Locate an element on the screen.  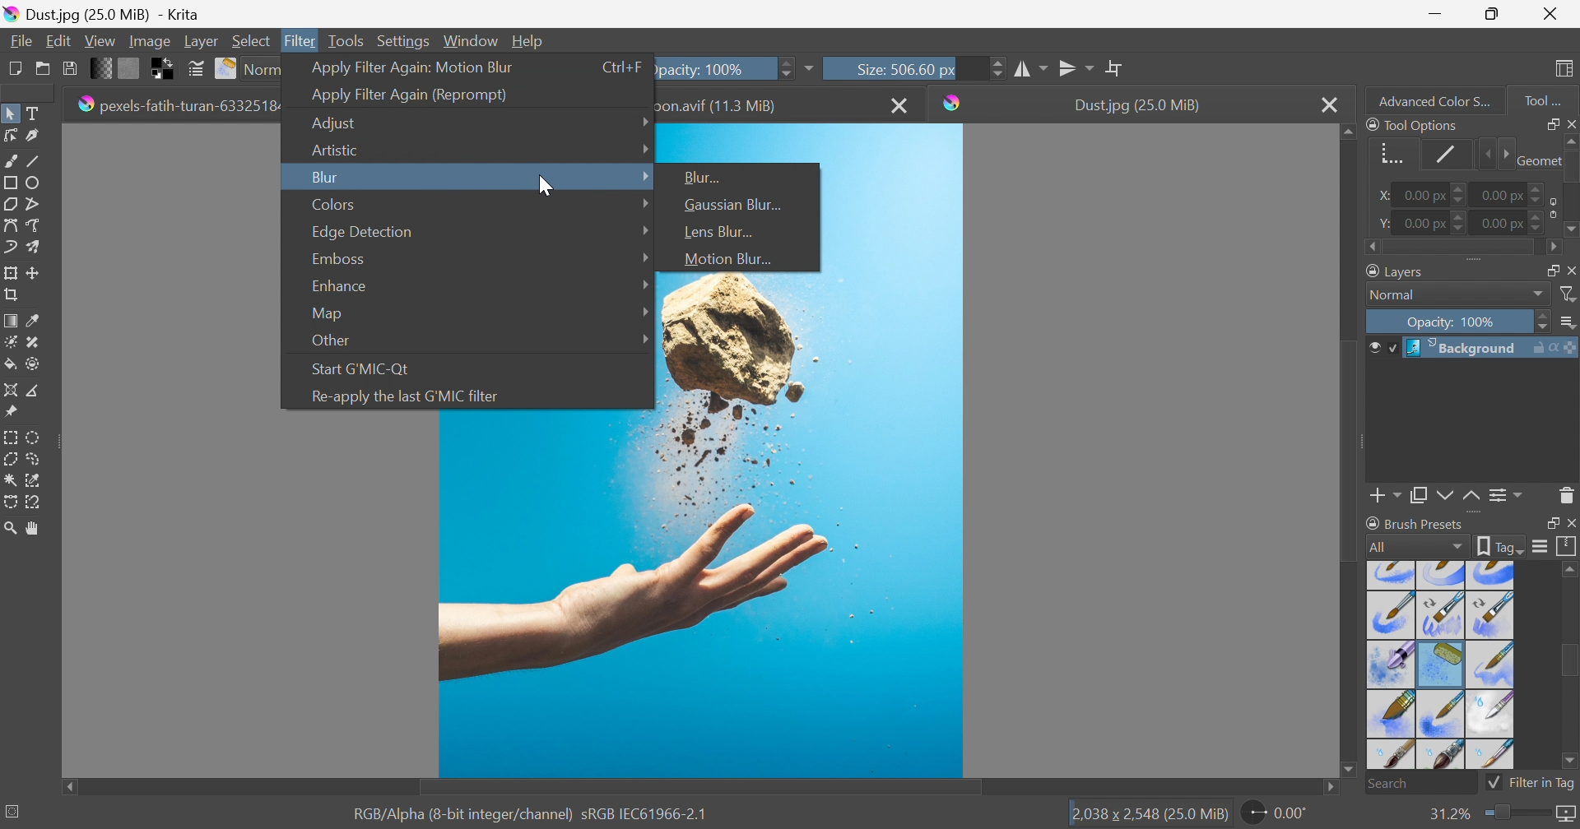
Vertical mirror tool is located at coordinates (1032, 67).